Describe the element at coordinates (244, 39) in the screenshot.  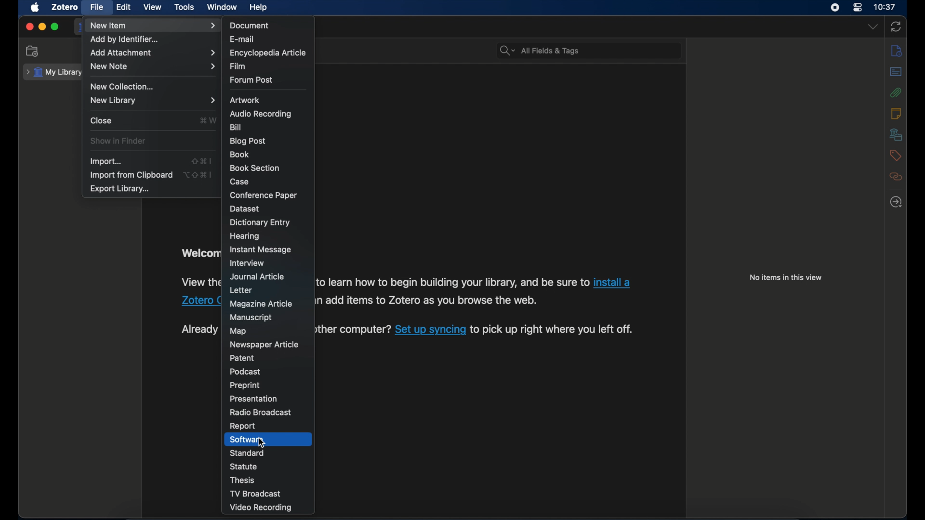
I see `e-mail` at that location.